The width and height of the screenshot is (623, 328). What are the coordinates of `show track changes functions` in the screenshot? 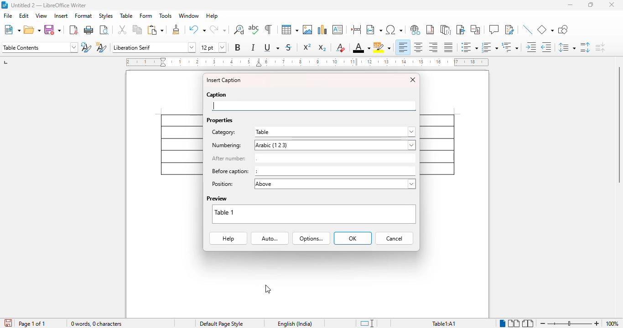 It's located at (510, 29).